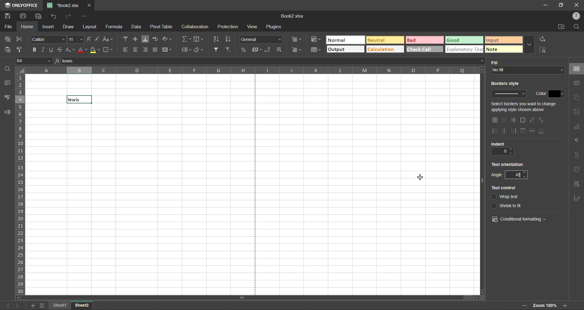 The height and width of the screenshot is (310, 584). Describe the element at coordinates (195, 27) in the screenshot. I see `collaboration` at that location.